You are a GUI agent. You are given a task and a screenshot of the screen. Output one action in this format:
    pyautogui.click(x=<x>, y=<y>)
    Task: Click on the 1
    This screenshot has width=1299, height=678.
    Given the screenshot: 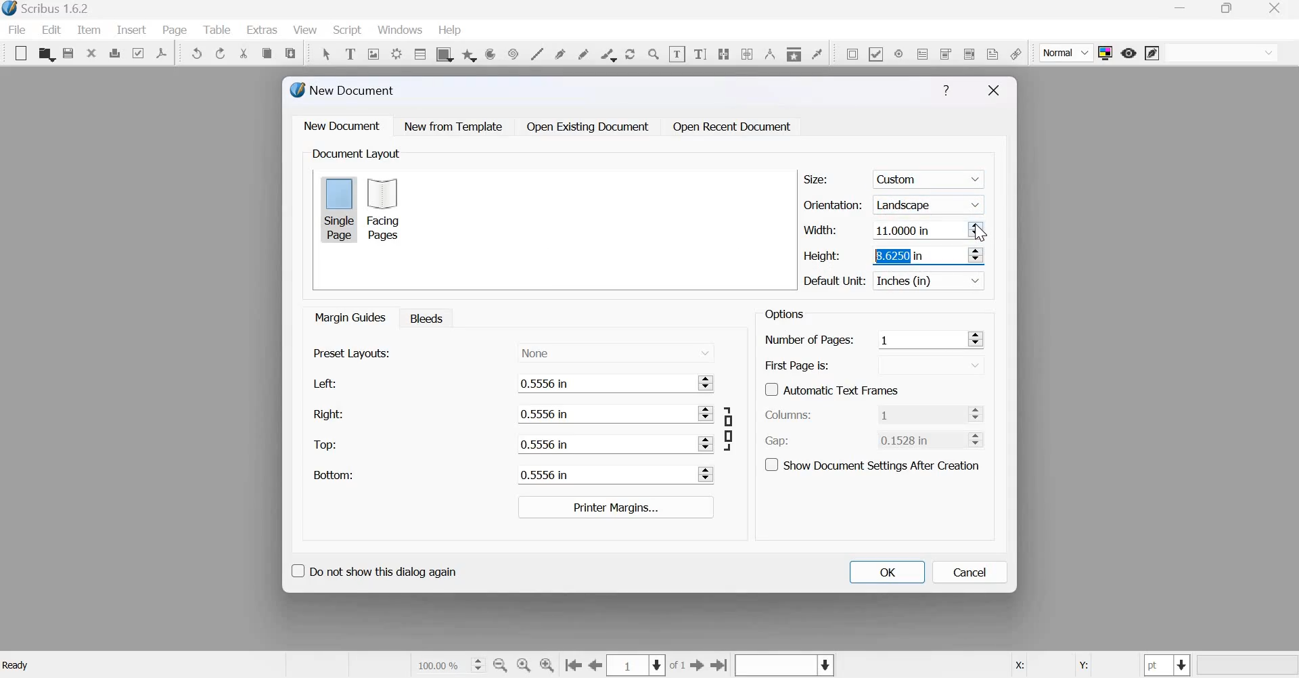 What is the action you would take?
    pyautogui.click(x=919, y=414)
    